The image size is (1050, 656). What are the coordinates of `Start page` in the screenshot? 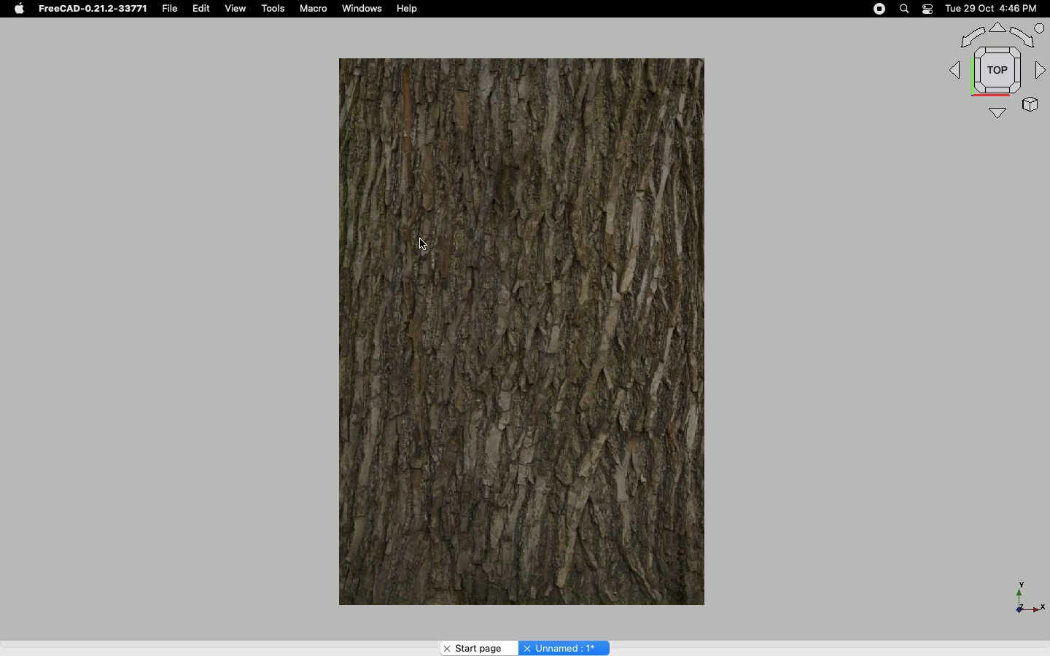 It's located at (478, 648).